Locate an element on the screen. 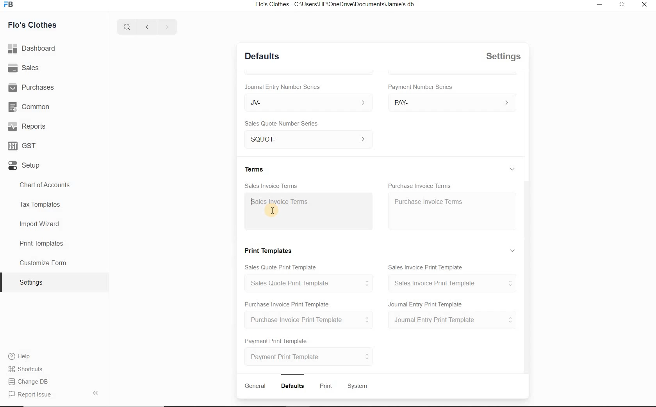 The height and width of the screenshot is (407, 656). Print Templates is located at coordinates (41, 243).